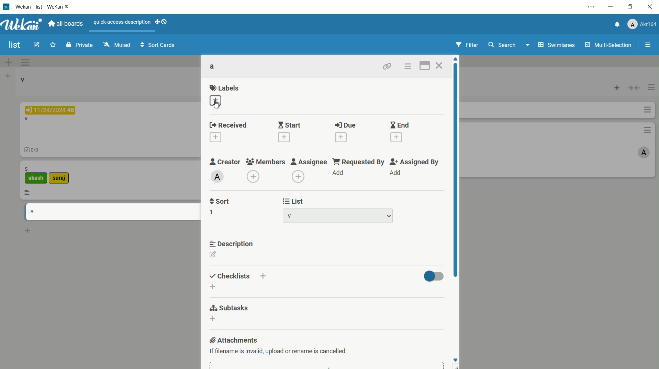  Describe the element at coordinates (212, 320) in the screenshot. I see `dd subtasks` at that location.